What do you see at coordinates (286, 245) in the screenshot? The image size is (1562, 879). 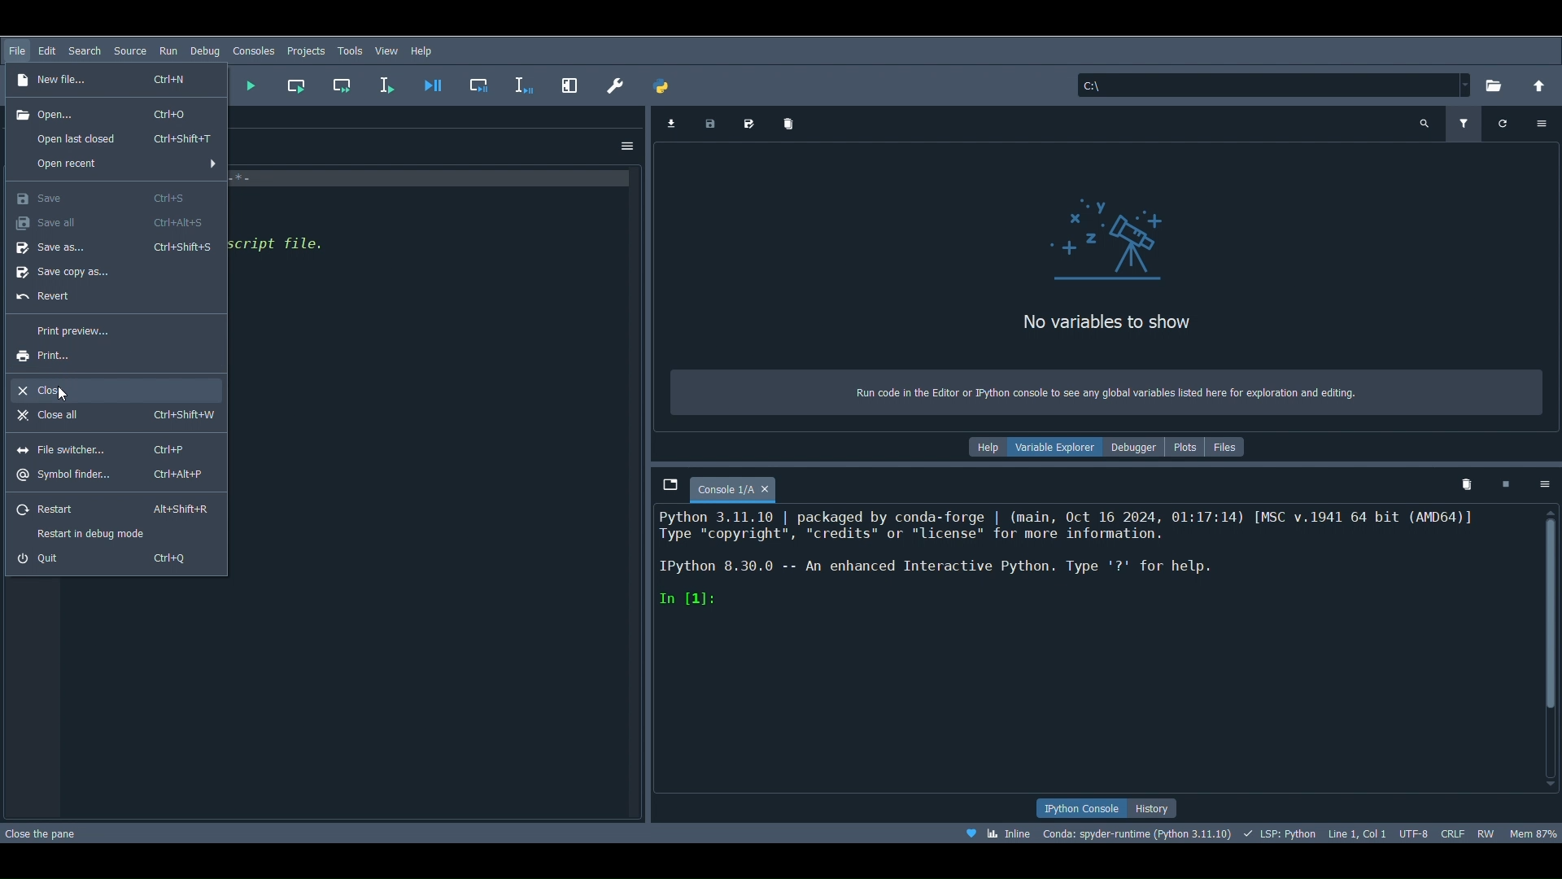 I see `code` at bounding box center [286, 245].